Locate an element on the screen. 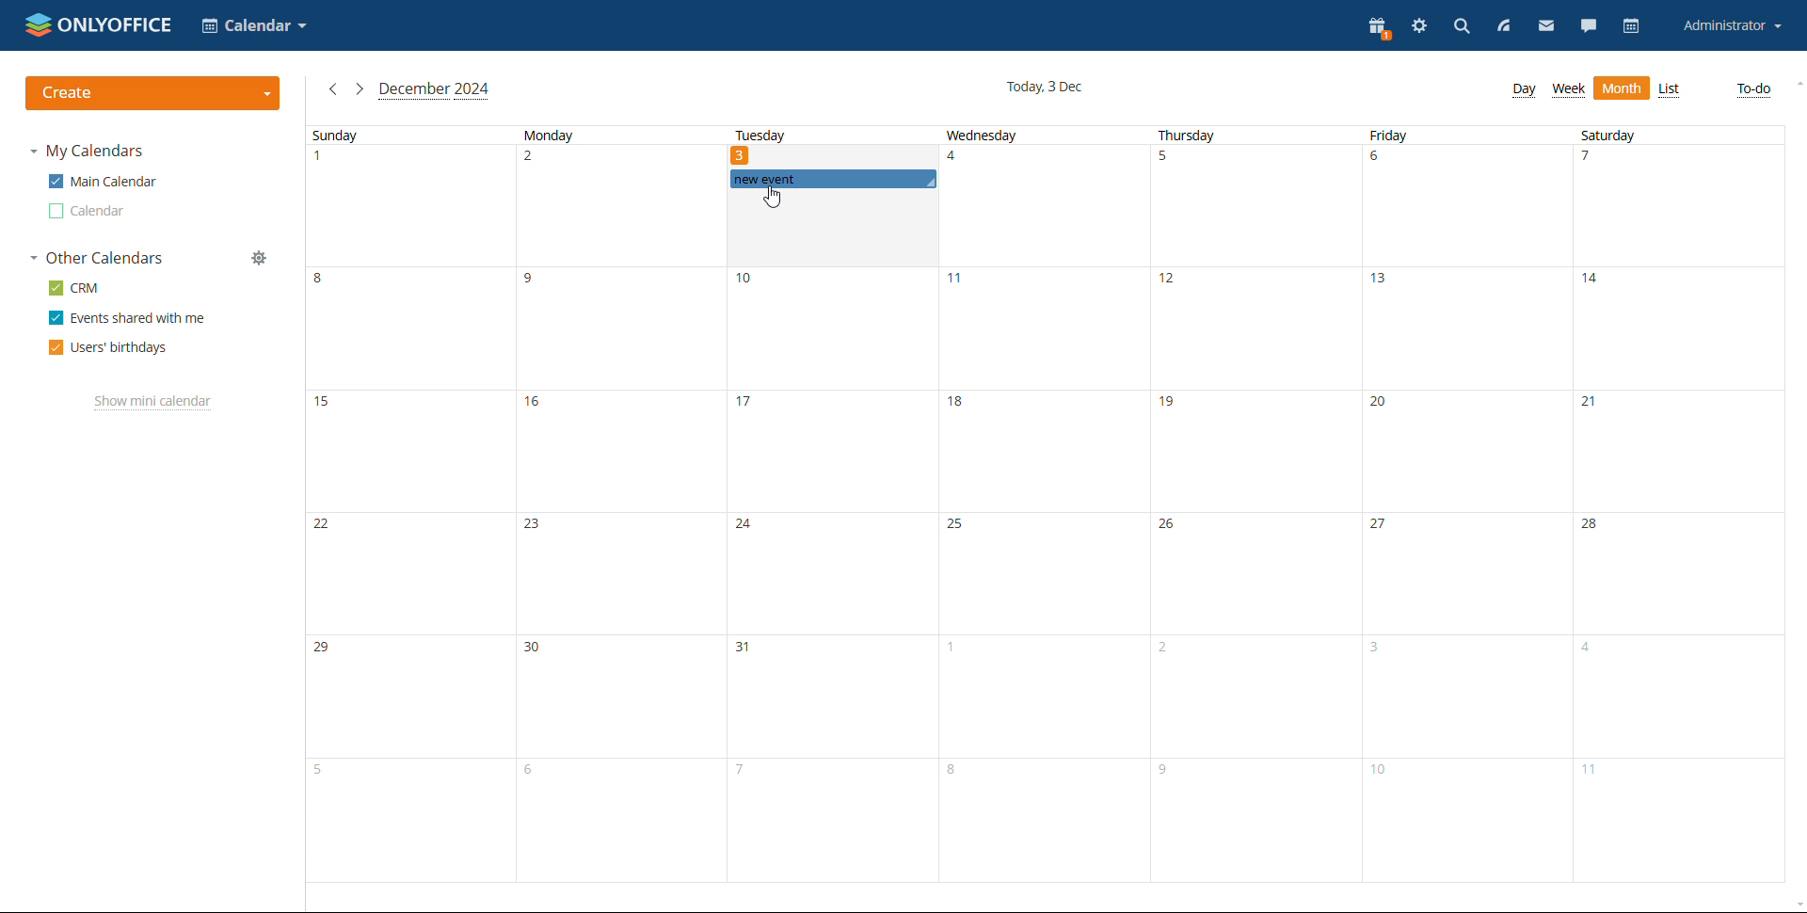  date is located at coordinates (743, 154).